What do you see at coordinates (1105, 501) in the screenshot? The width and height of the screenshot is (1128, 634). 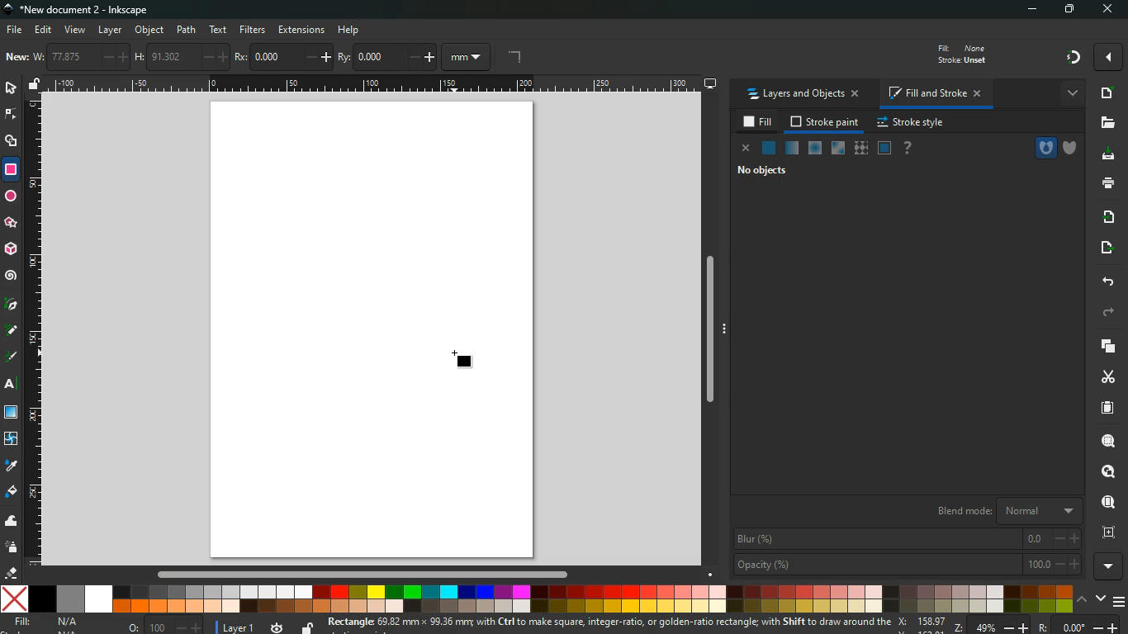 I see `find` at bounding box center [1105, 501].